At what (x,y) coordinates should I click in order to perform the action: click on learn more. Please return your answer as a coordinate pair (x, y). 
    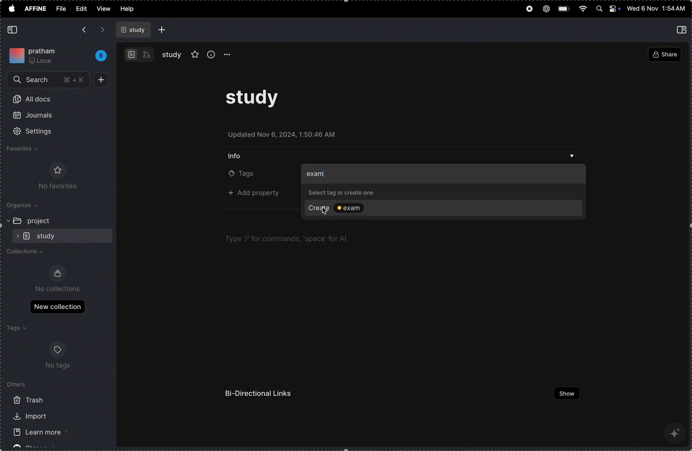
    Looking at the image, I should click on (33, 434).